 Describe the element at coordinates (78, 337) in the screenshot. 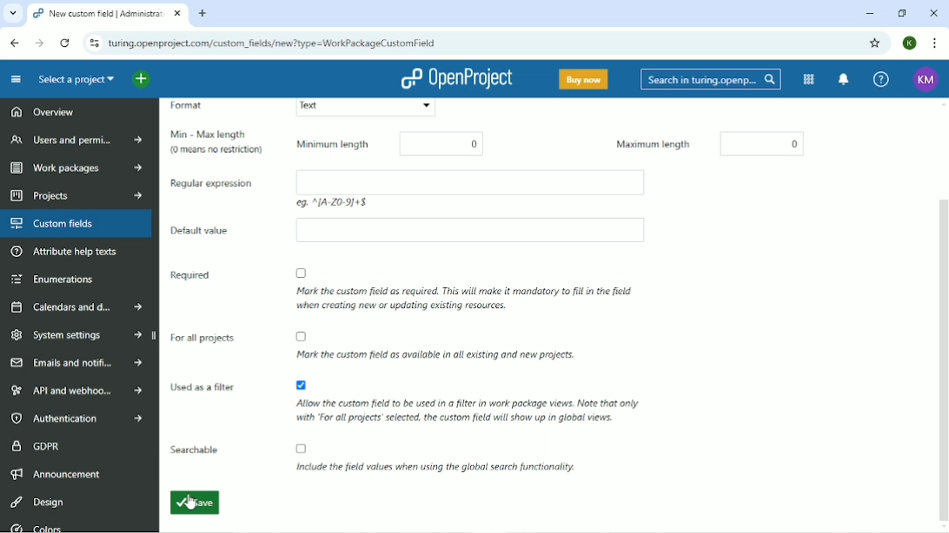

I see `System settings` at that location.